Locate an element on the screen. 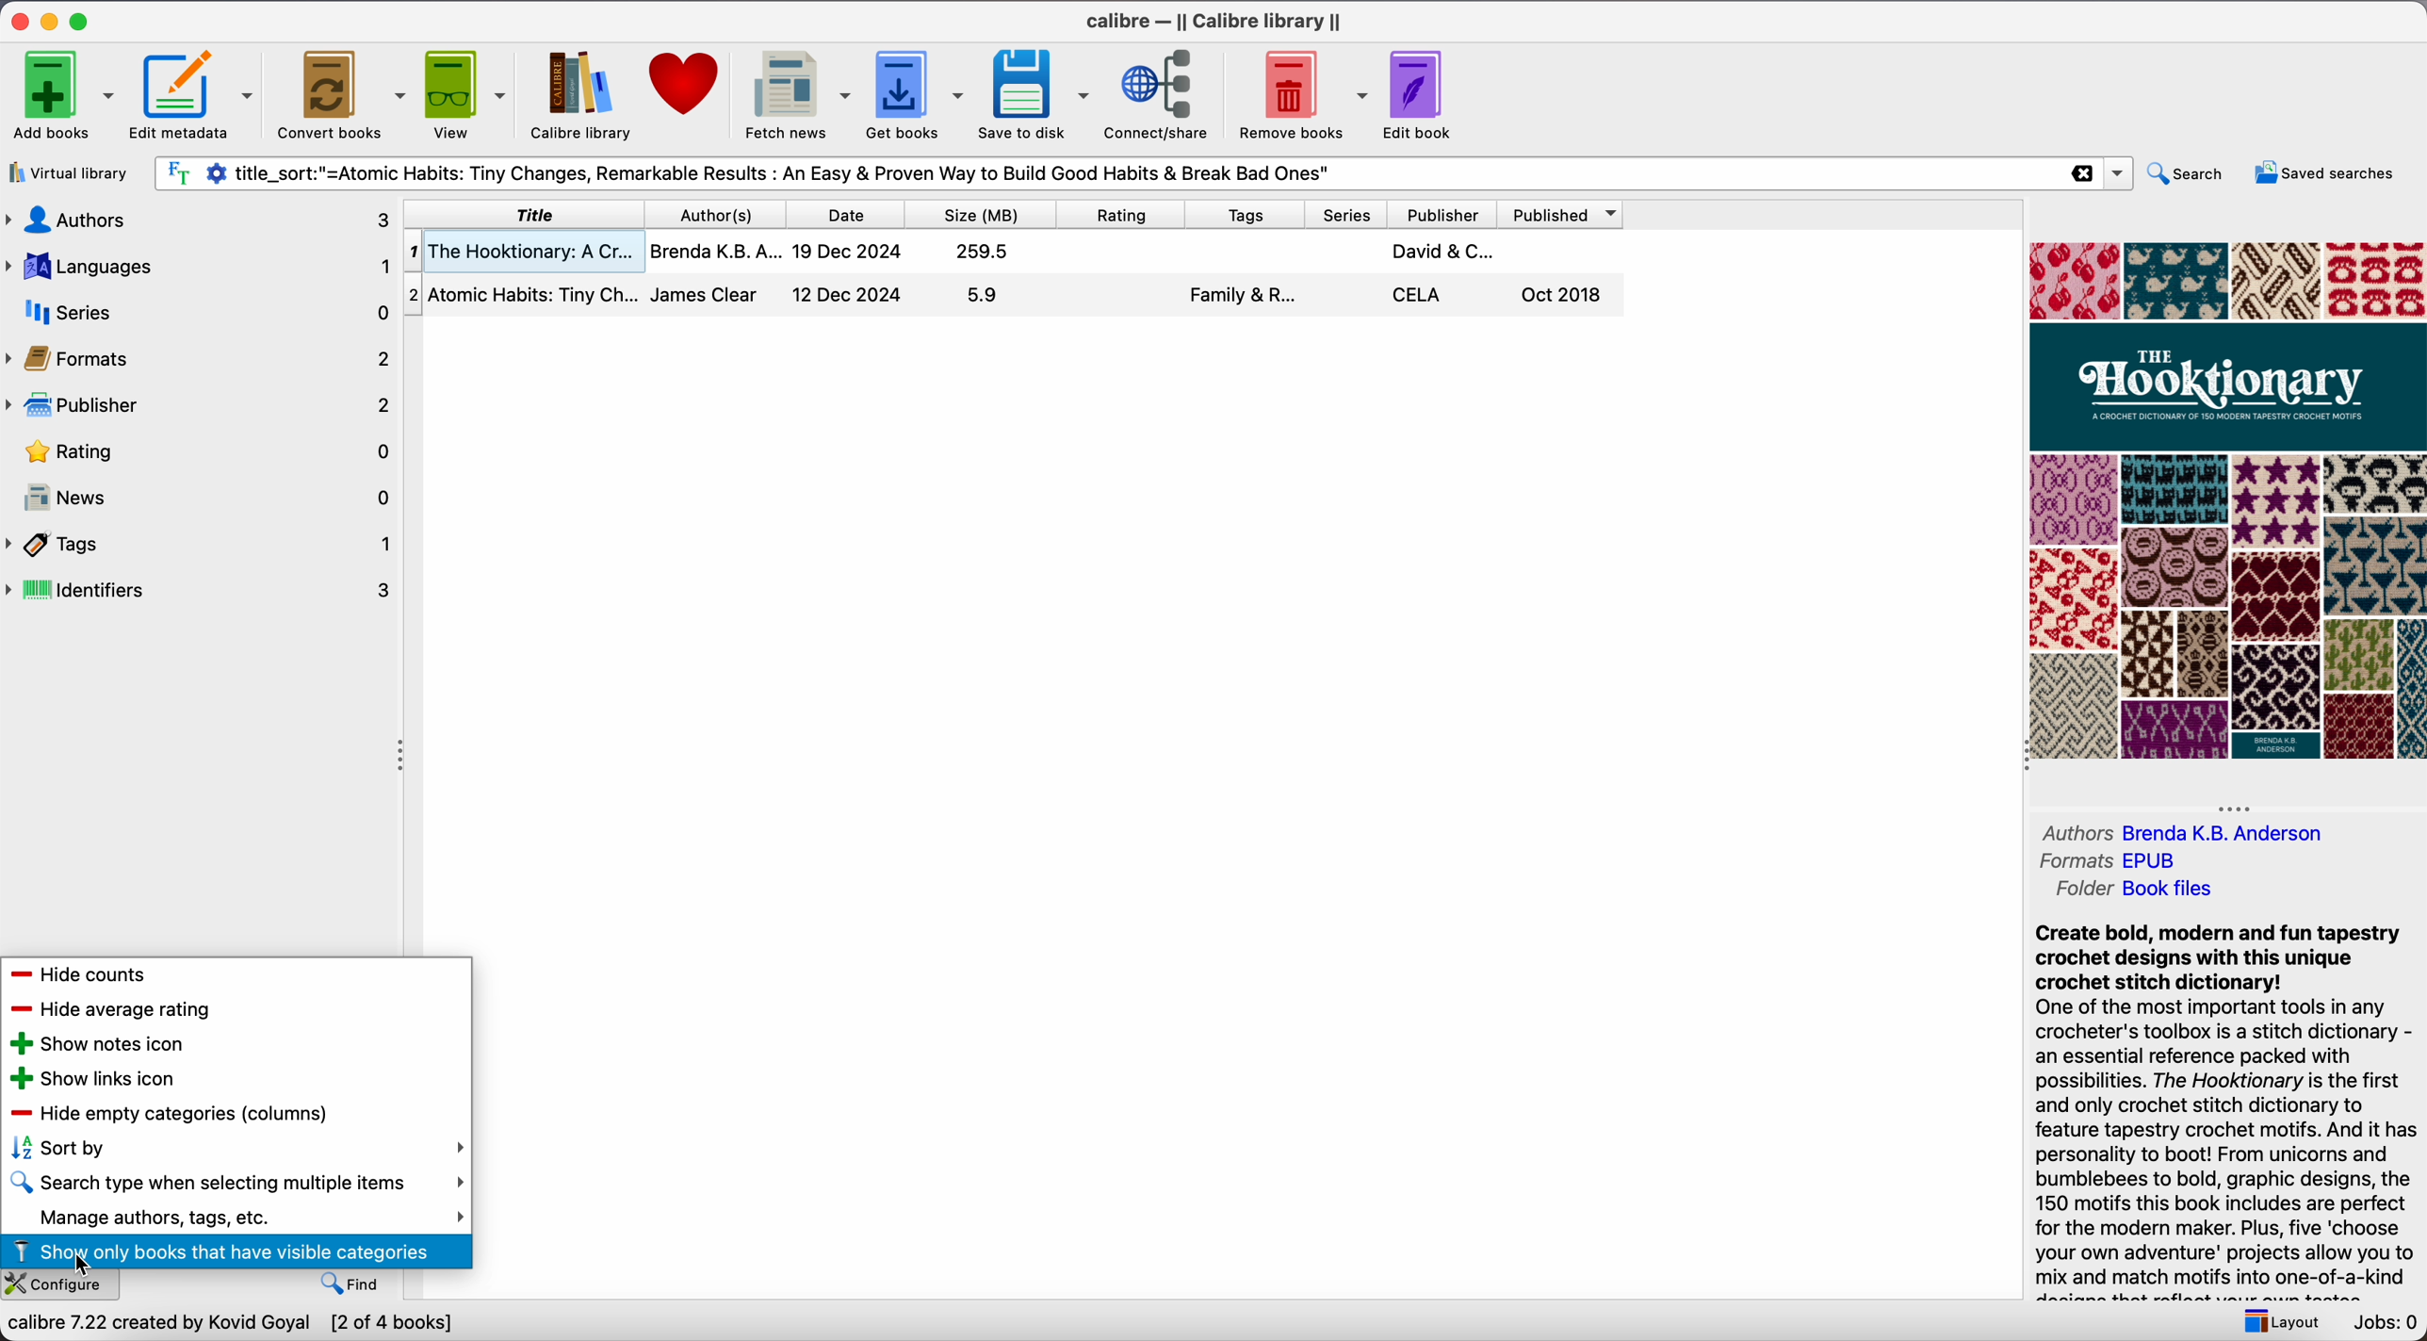 Image resolution: width=2427 pixels, height=1341 pixels. search bar is located at coordinates (1097, 172).